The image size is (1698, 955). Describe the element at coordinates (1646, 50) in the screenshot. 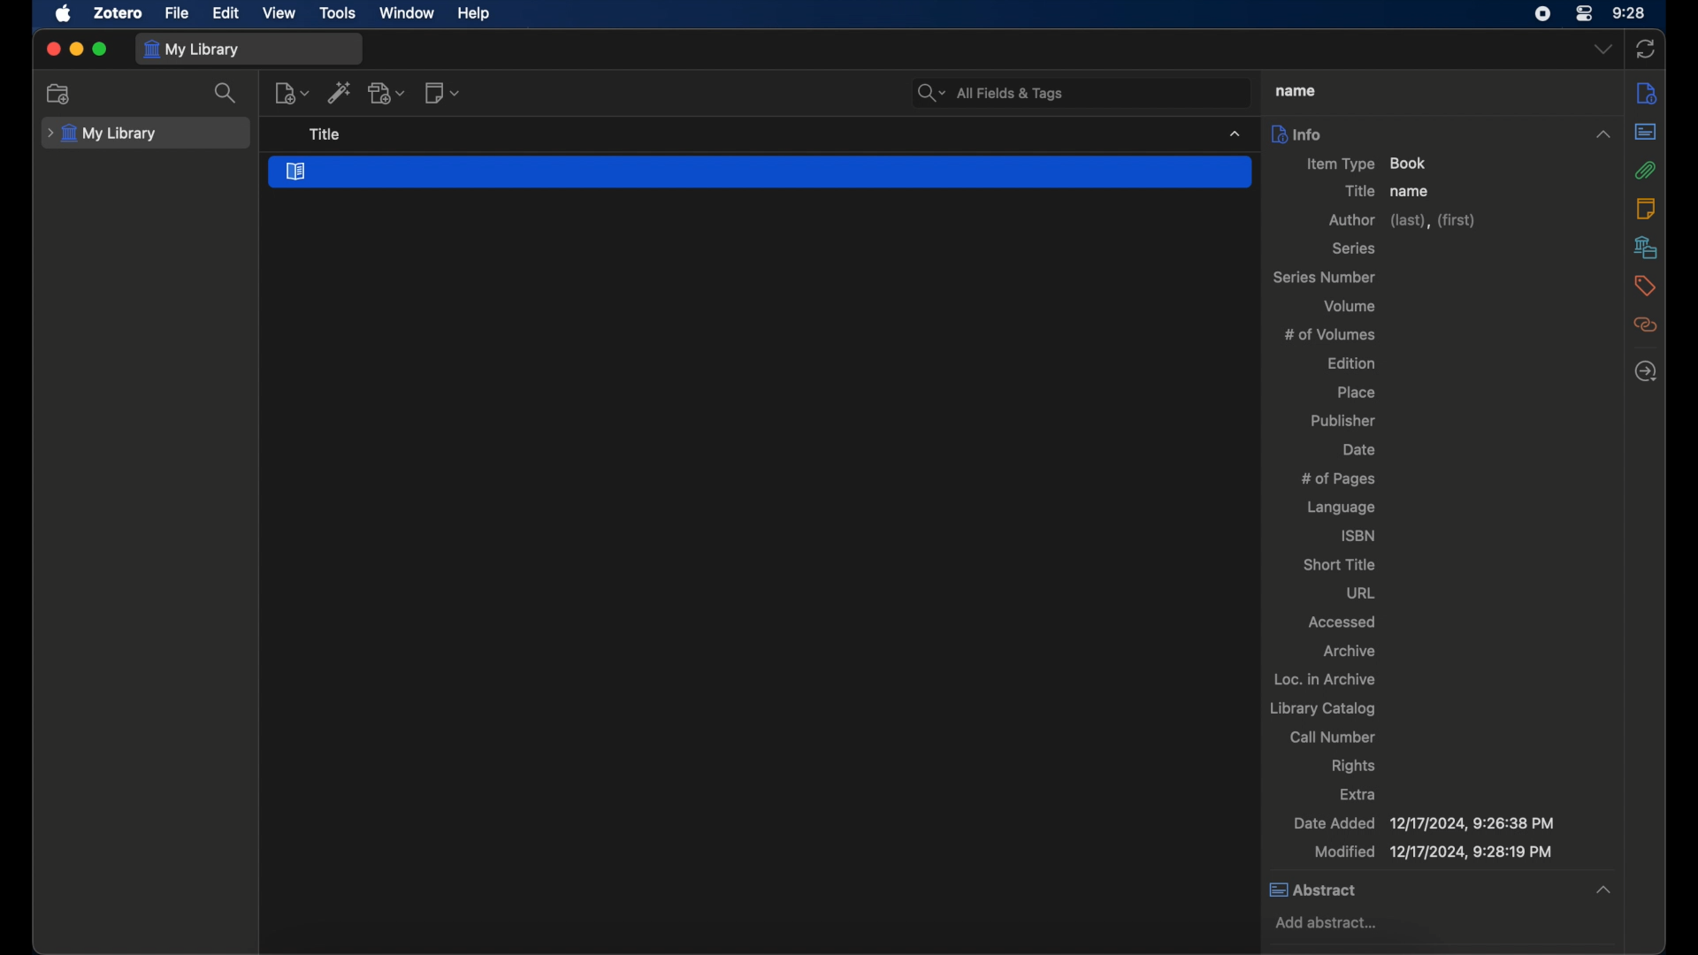

I see `sync` at that location.